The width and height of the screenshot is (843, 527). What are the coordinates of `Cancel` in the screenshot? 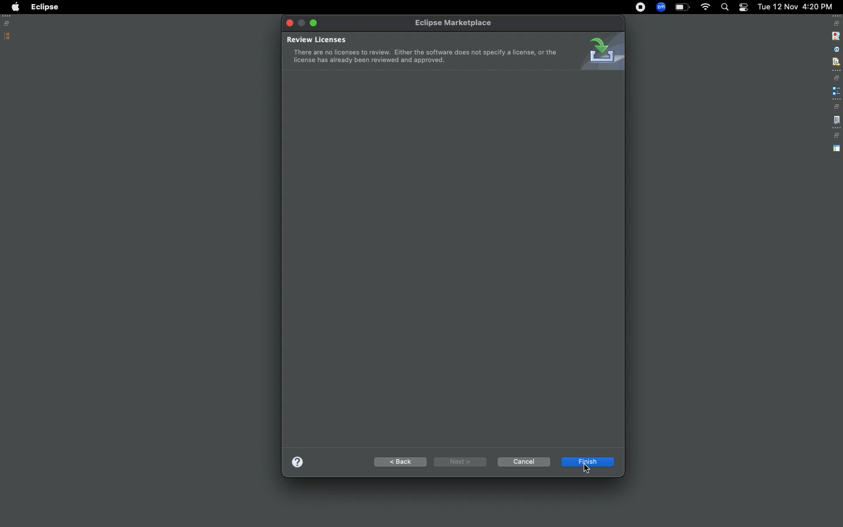 It's located at (523, 462).